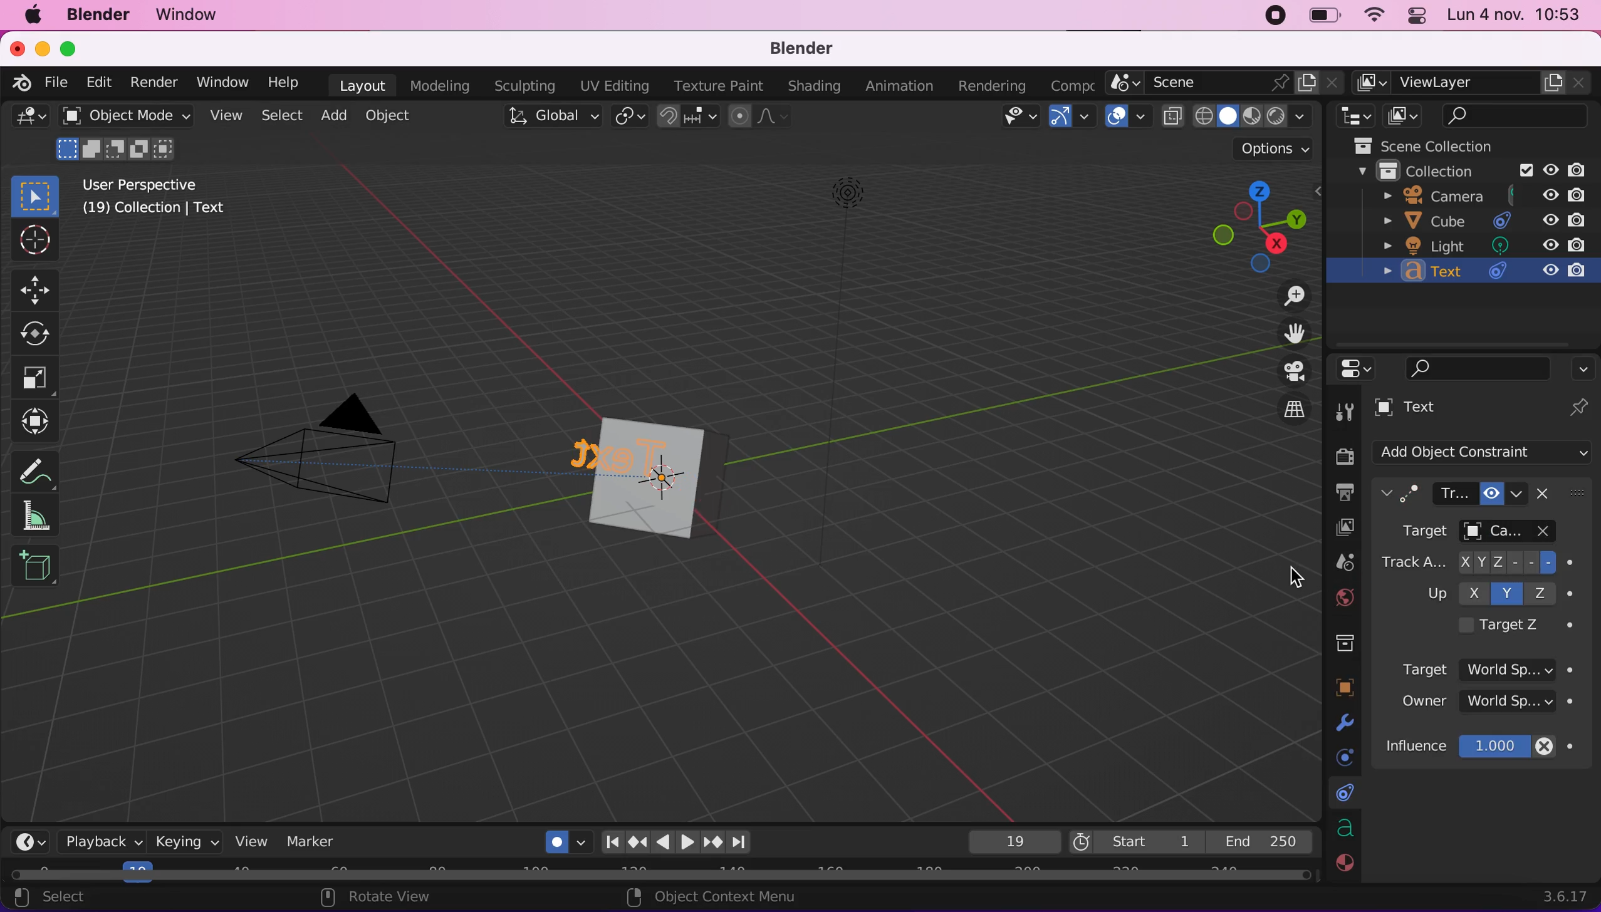  Describe the element at coordinates (284, 117) in the screenshot. I see `select` at that location.